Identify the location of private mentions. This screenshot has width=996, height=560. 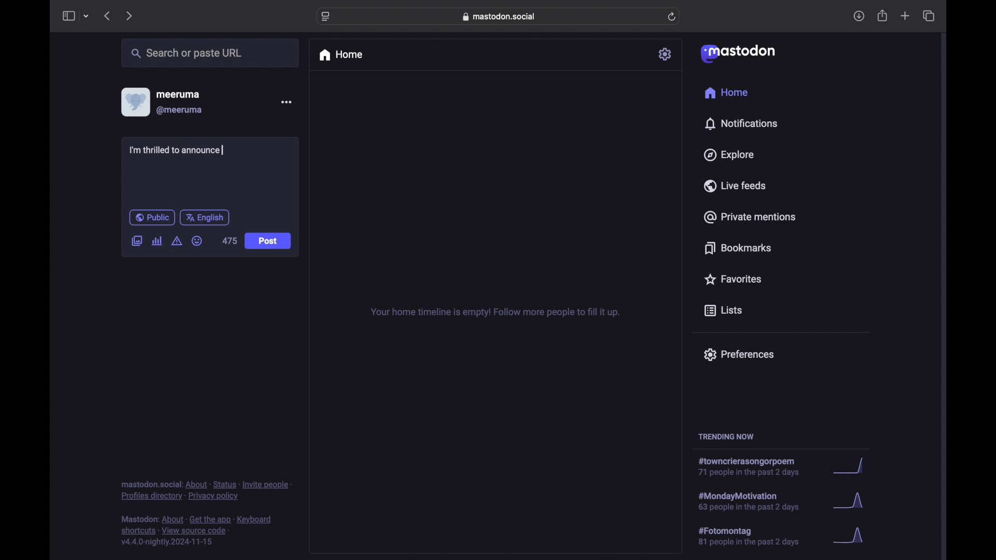
(749, 217).